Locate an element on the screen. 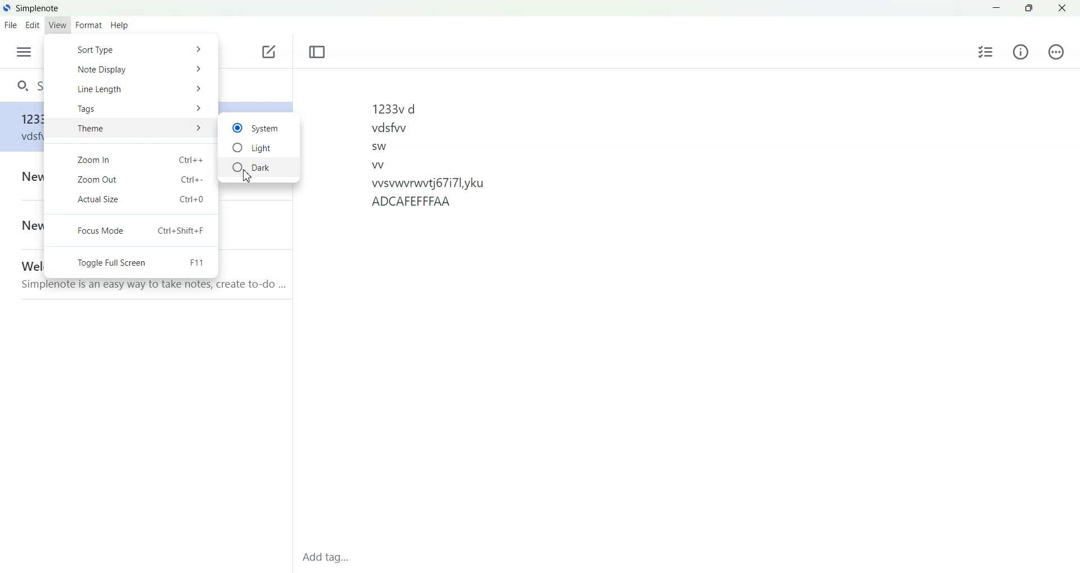 The height and width of the screenshot is (573, 1080). Focus Mode is located at coordinates (131, 230).